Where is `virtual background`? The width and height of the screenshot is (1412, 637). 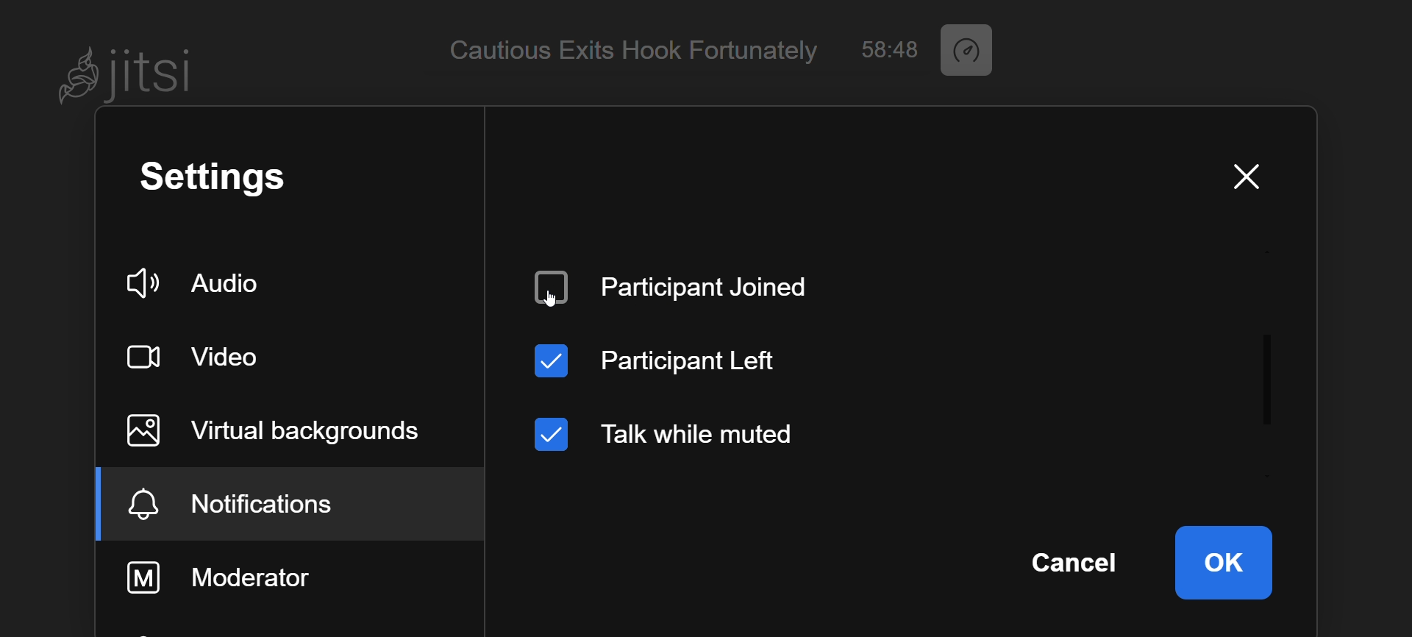
virtual background is located at coordinates (277, 428).